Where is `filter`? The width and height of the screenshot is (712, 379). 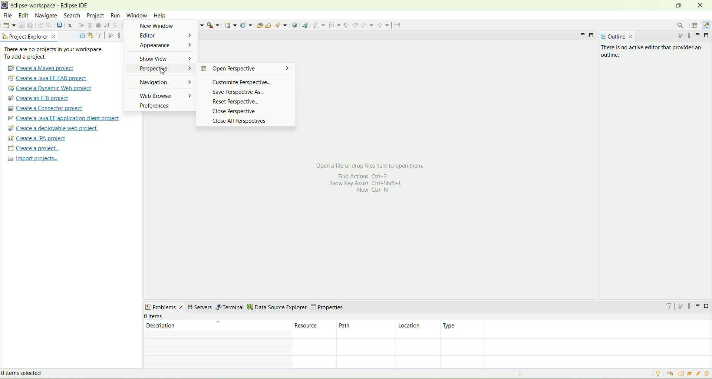 filter is located at coordinates (669, 306).